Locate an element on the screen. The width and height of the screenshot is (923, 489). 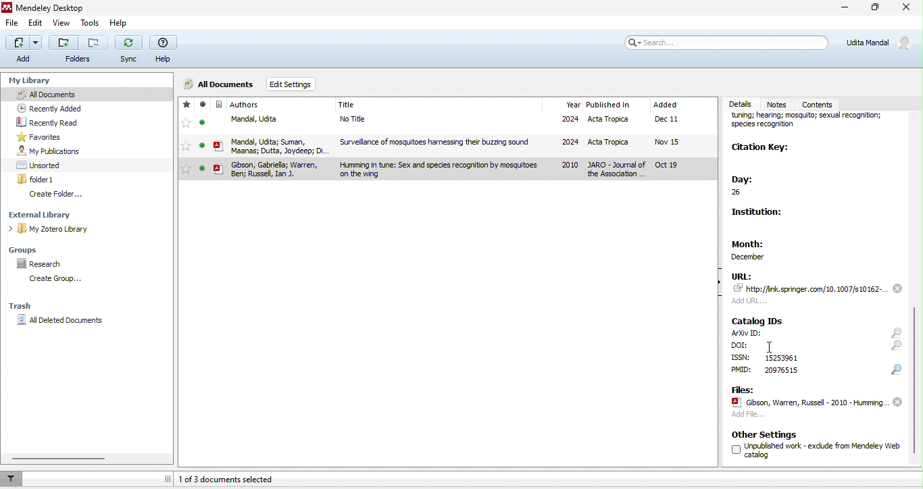
catalog ids is located at coordinates (758, 321).